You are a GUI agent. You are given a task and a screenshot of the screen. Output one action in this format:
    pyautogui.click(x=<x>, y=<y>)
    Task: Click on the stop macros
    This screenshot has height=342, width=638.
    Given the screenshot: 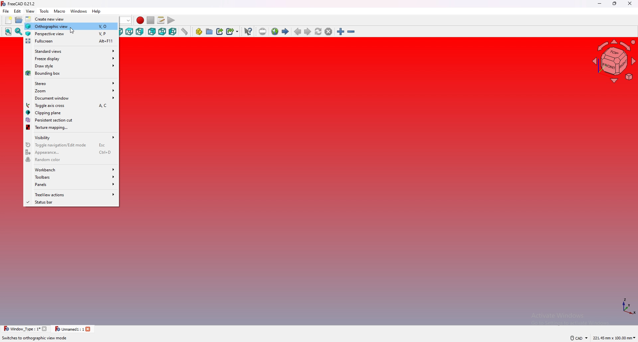 What is the action you would take?
    pyautogui.click(x=151, y=20)
    